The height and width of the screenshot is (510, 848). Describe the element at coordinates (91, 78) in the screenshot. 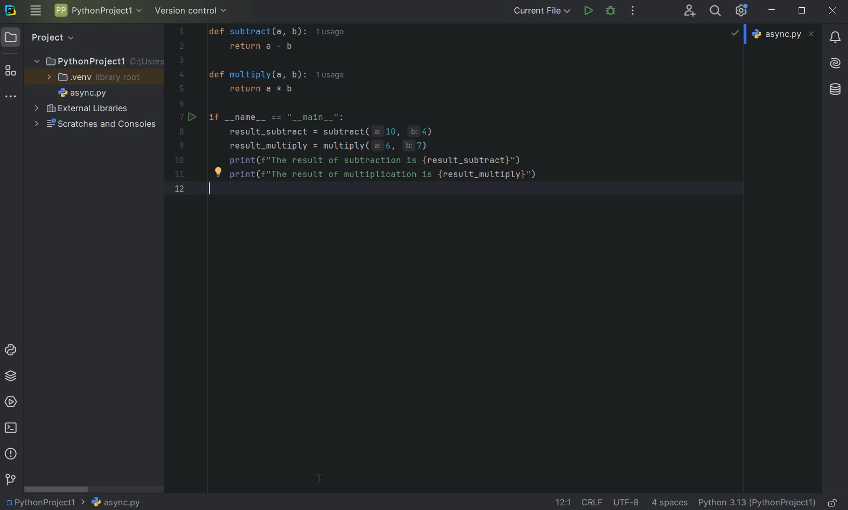

I see `.venv` at that location.